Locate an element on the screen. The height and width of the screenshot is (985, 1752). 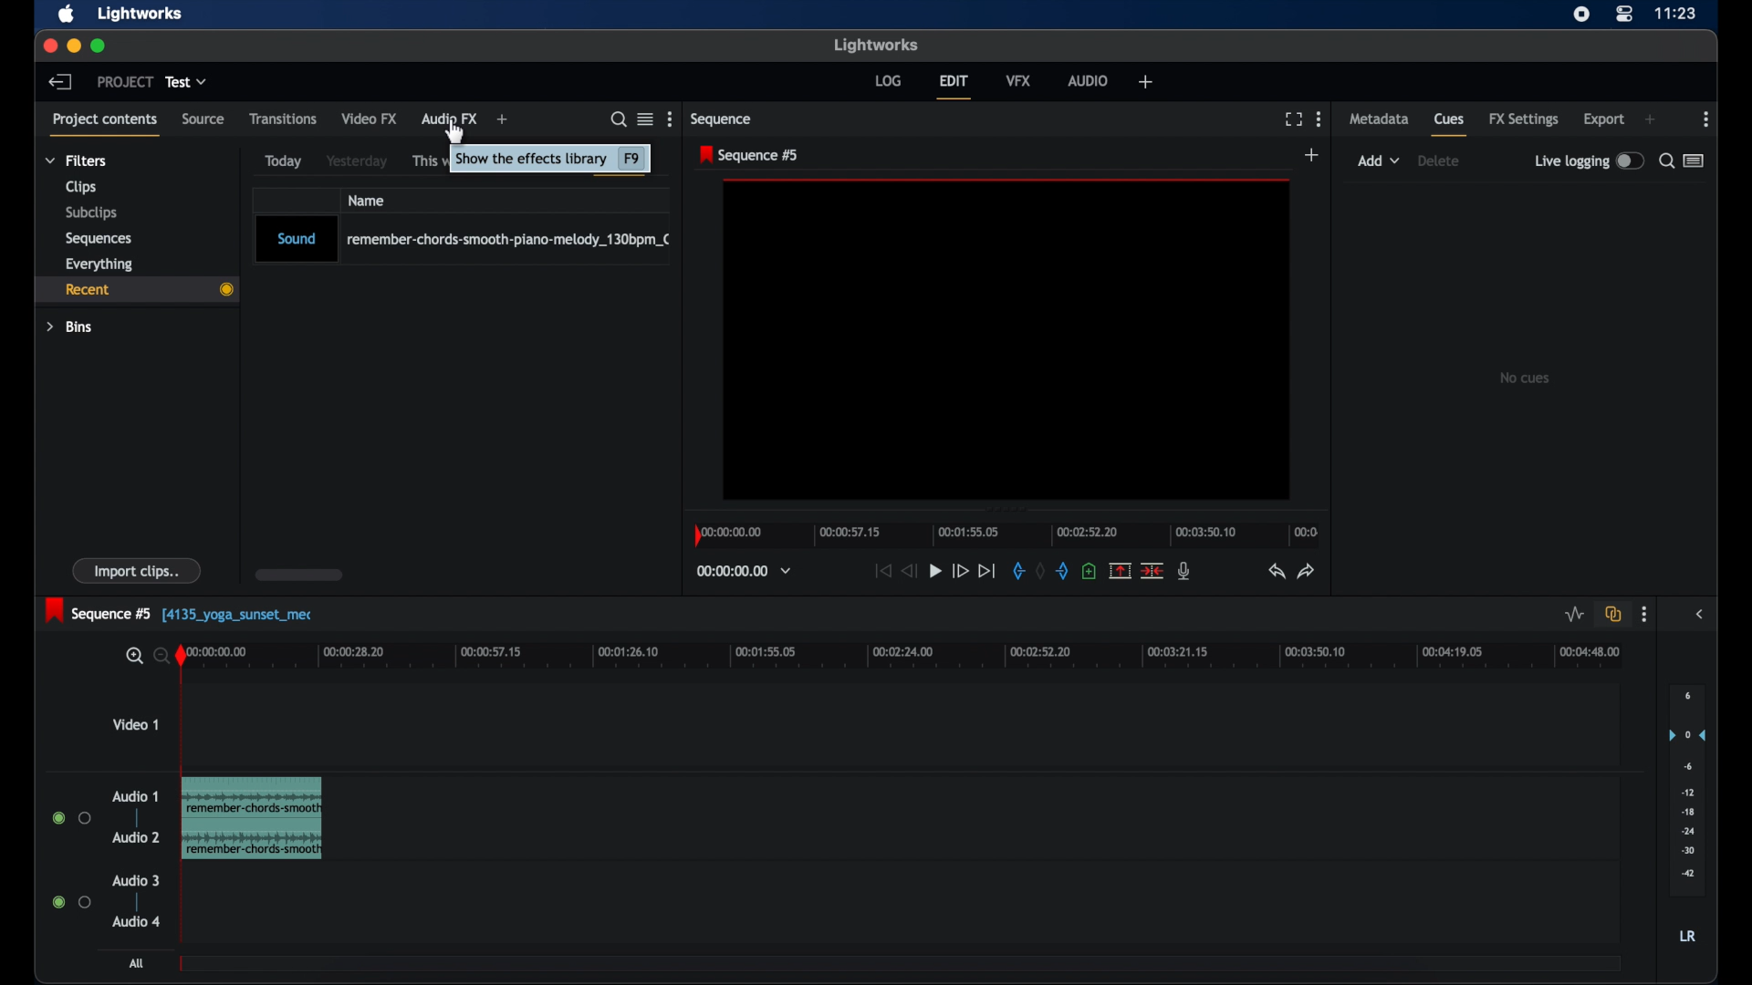
video 1 is located at coordinates (135, 724).